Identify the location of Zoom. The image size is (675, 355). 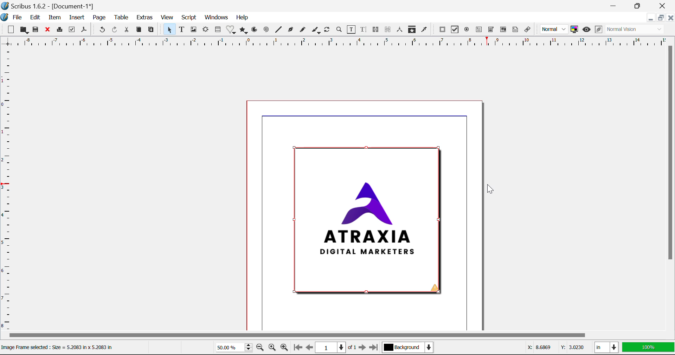
(340, 31).